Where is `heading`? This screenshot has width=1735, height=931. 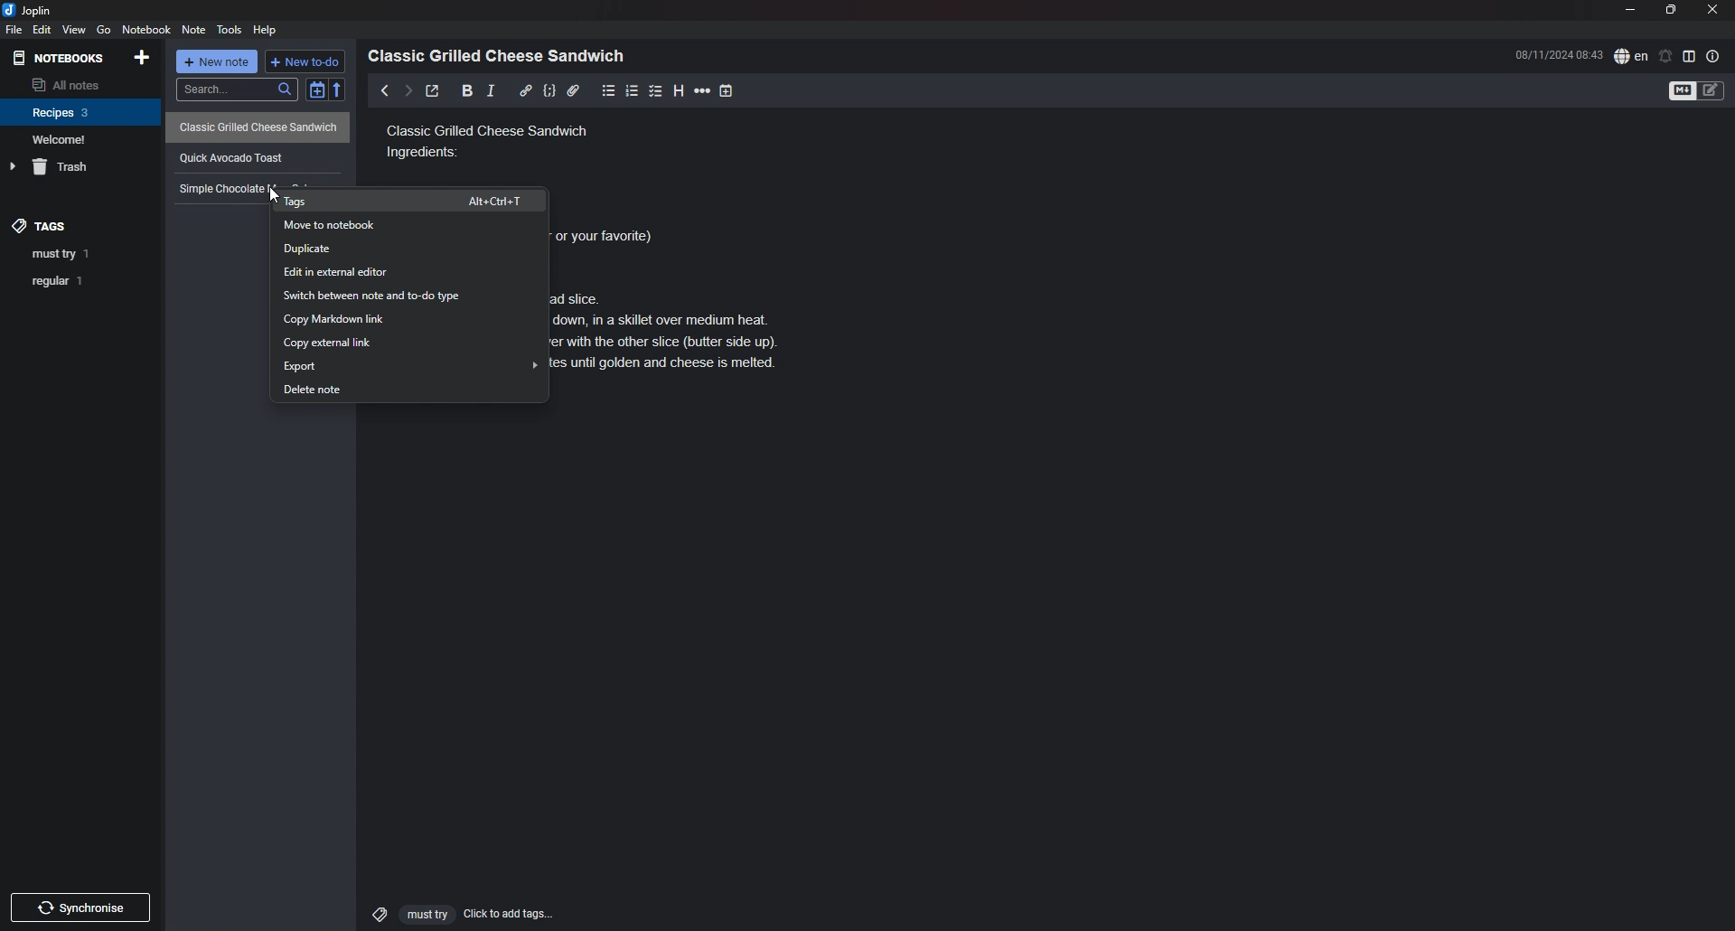
heading is located at coordinates (679, 90).